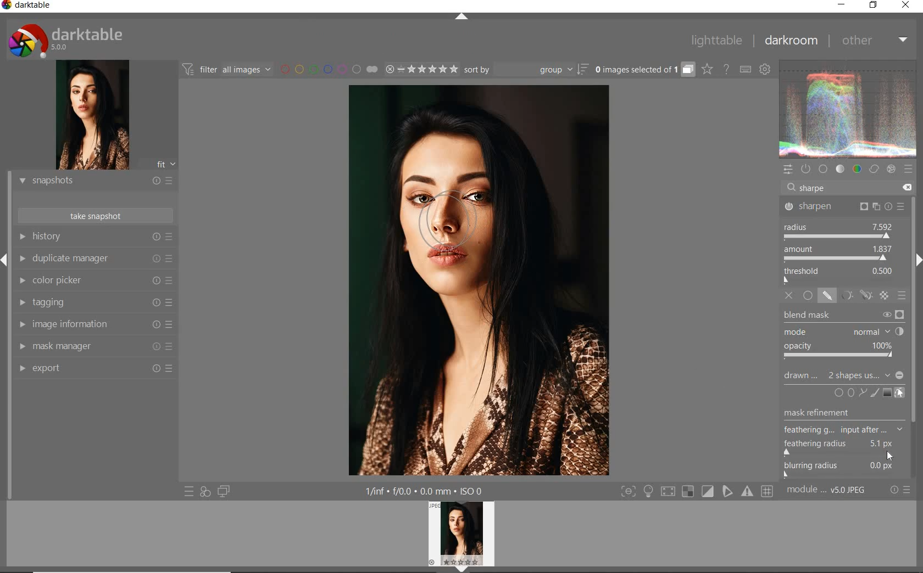 This screenshot has width=923, height=573. What do you see at coordinates (843, 314) in the screenshot?
I see `BLEND MASK` at bounding box center [843, 314].